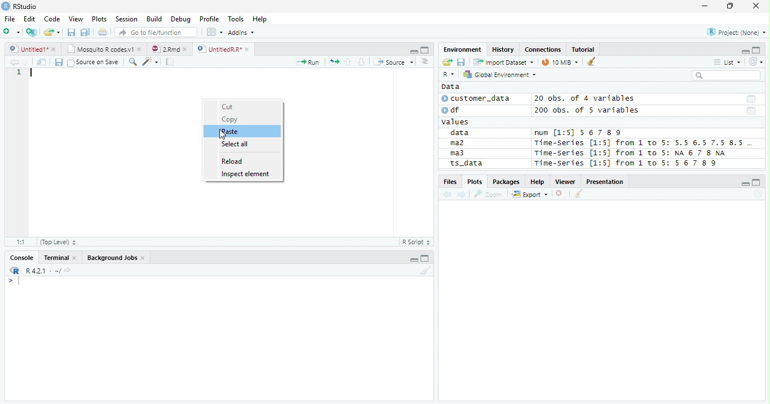 The image size is (770, 404). Describe the element at coordinates (12, 62) in the screenshot. I see `Previous` at that location.